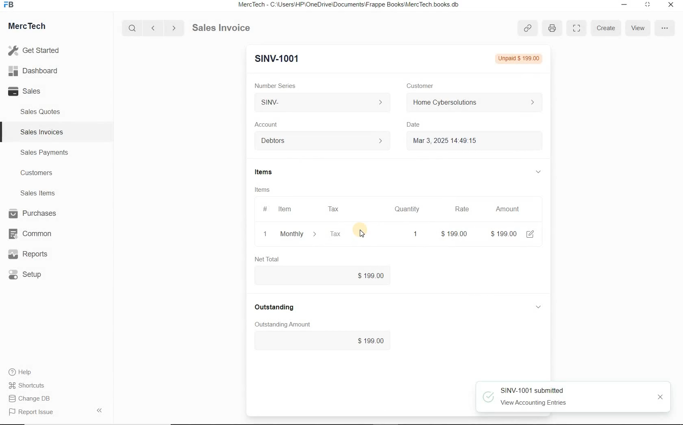 This screenshot has width=683, height=425. I want to click on Items, so click(268, 173).